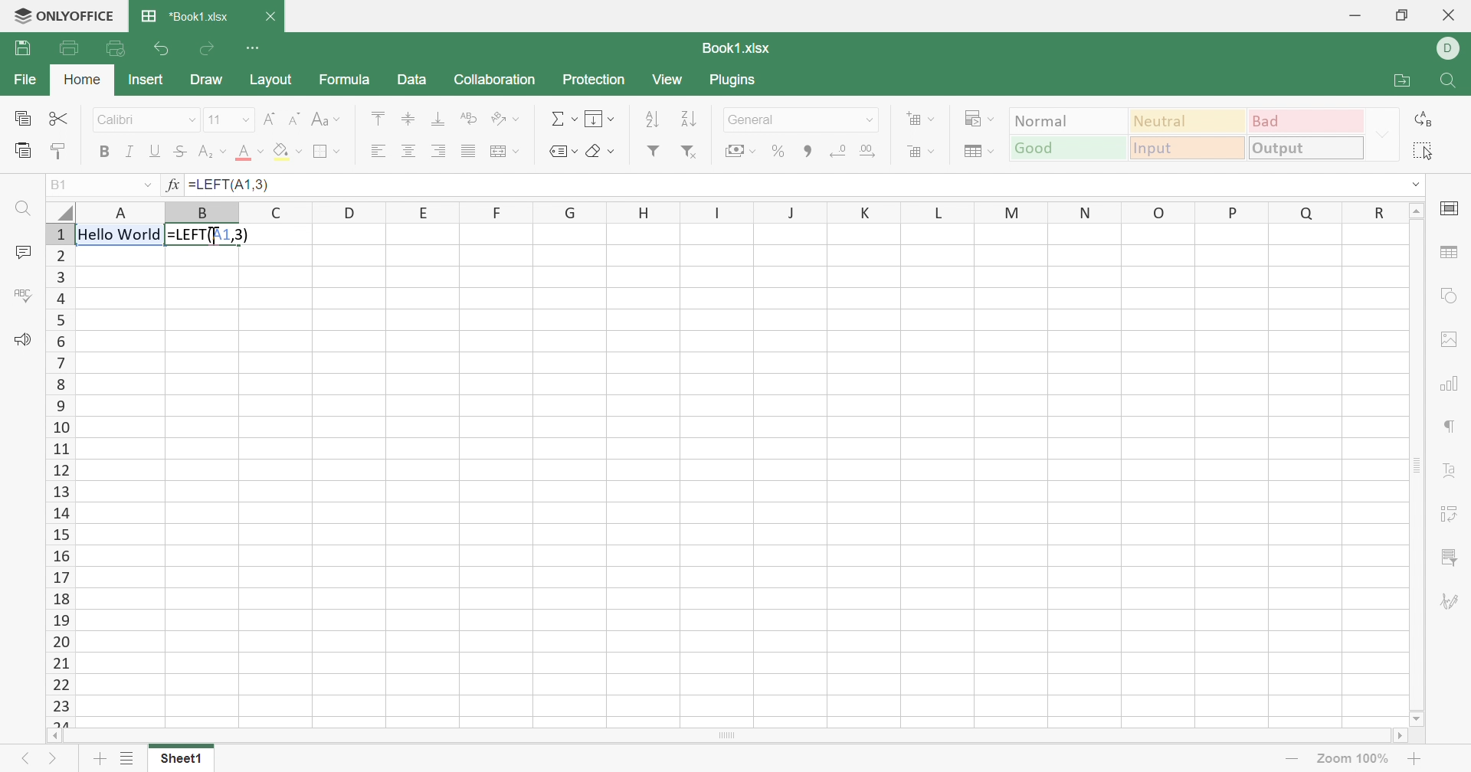 The width and height of the screenshot is (1471, 772). What do you see at coordinates (1187, 146) in the screenshot?
I see `Input` at bounding box center [1187, 146].